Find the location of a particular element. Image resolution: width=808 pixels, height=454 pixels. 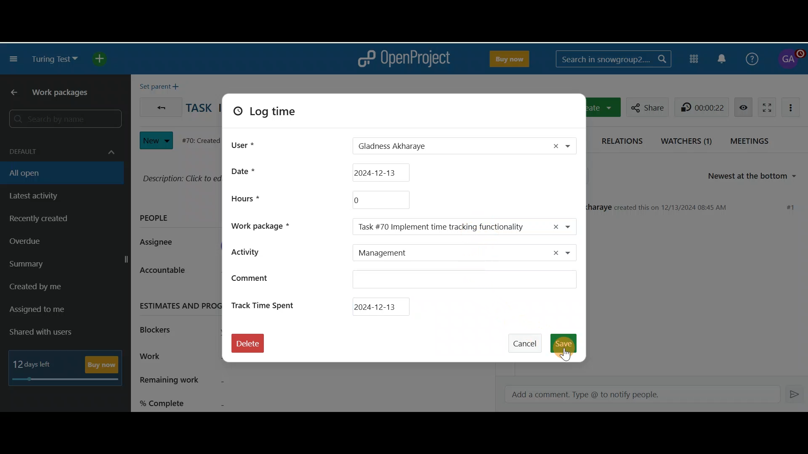

Latest activity is located at coordinates (46, 196).